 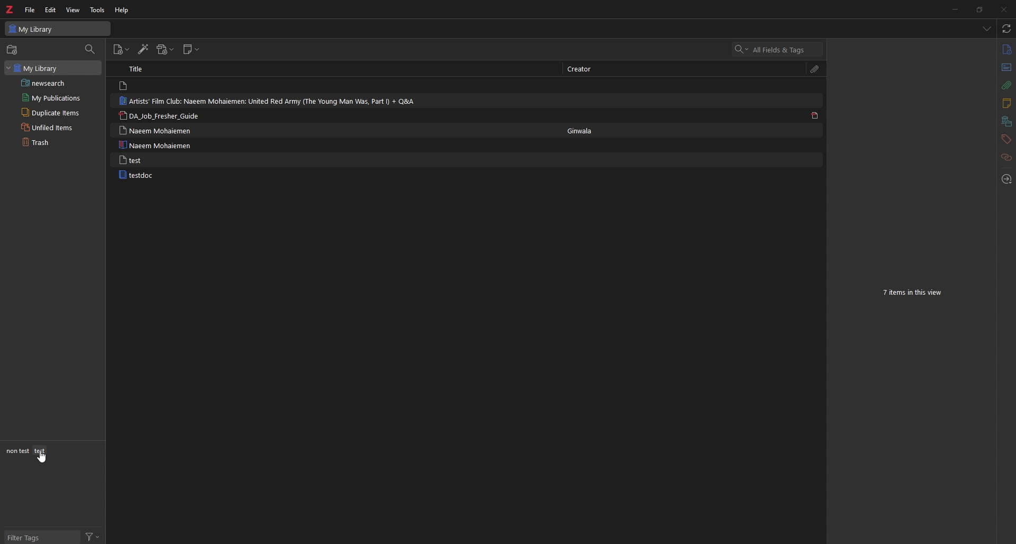 What do you see at coordinates (123, 10) in the screenshot?
I see `help` at bounding box center [123, 10].